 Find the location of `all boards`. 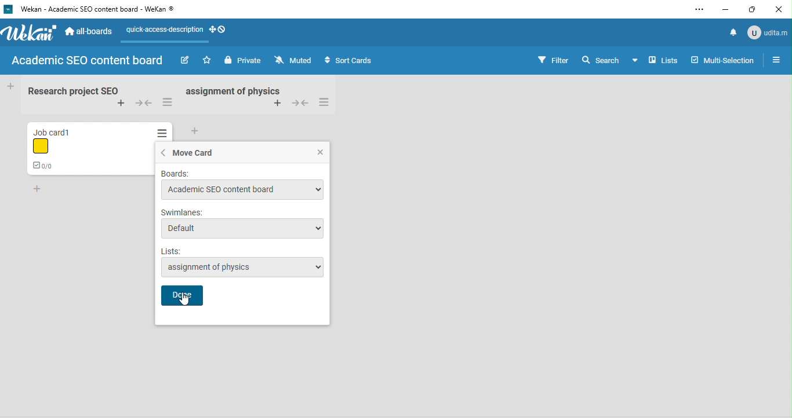

all boards is located at coordinates (93, 32).